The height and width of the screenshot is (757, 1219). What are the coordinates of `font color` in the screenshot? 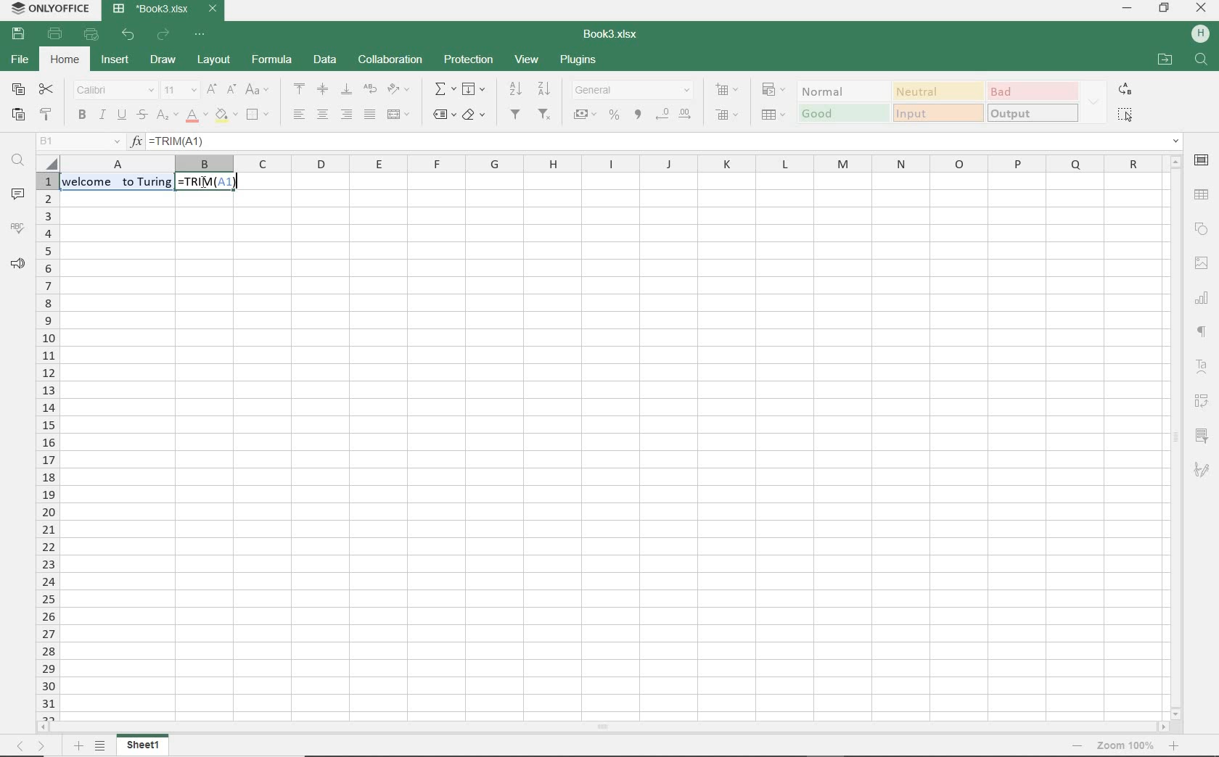 It's located at (197, 115).